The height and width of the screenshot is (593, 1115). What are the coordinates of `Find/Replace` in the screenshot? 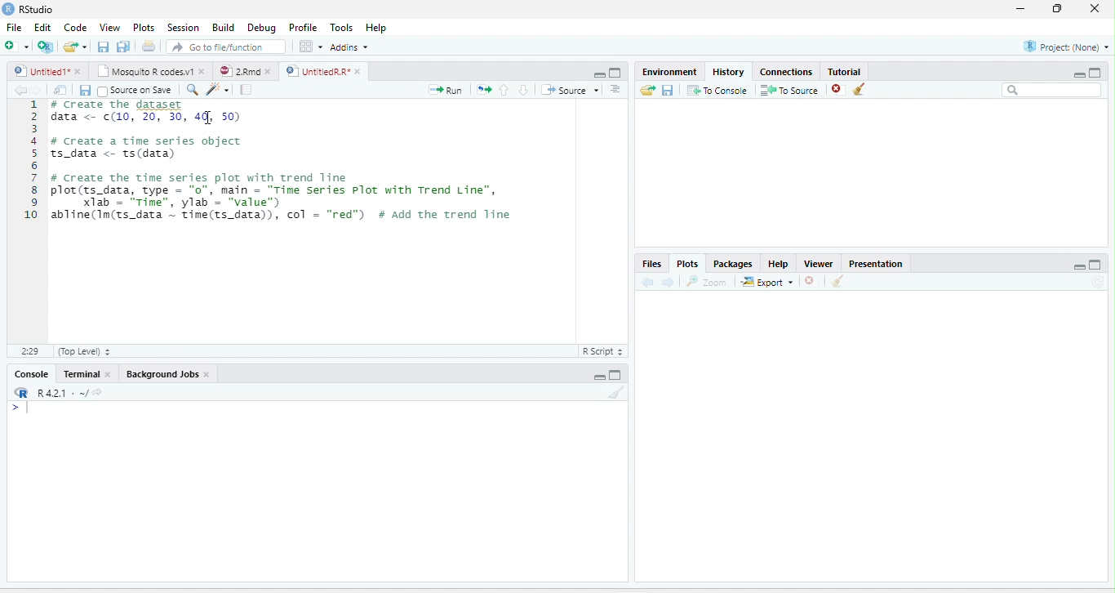 It's located at (193, 90).